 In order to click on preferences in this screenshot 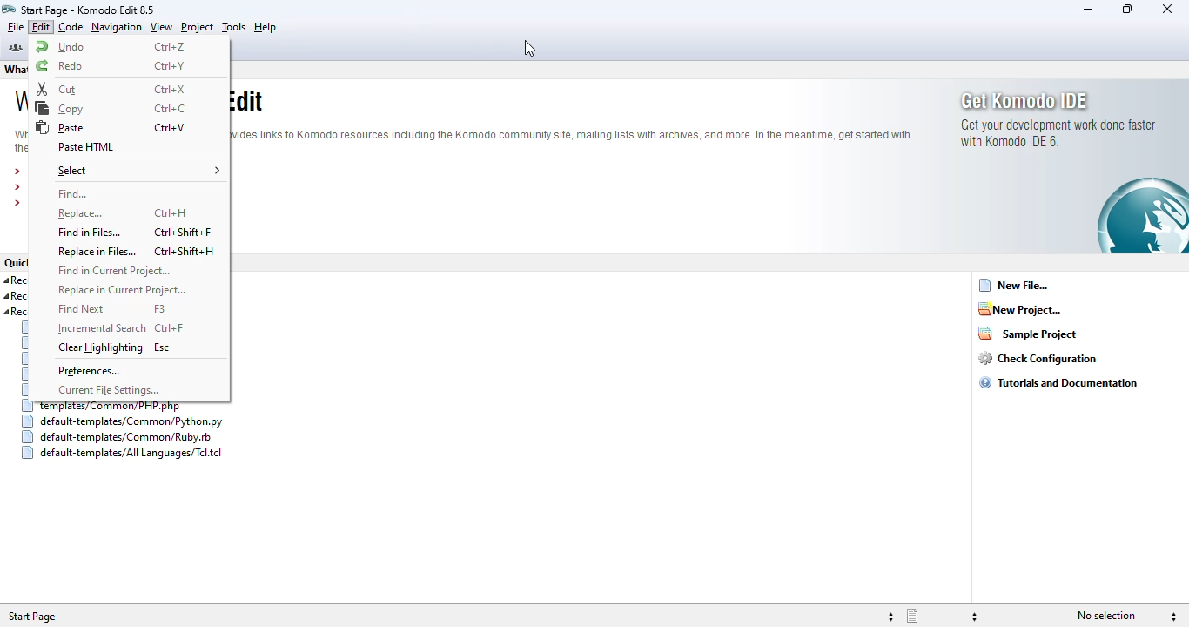, I will do `click(89, 370)`.